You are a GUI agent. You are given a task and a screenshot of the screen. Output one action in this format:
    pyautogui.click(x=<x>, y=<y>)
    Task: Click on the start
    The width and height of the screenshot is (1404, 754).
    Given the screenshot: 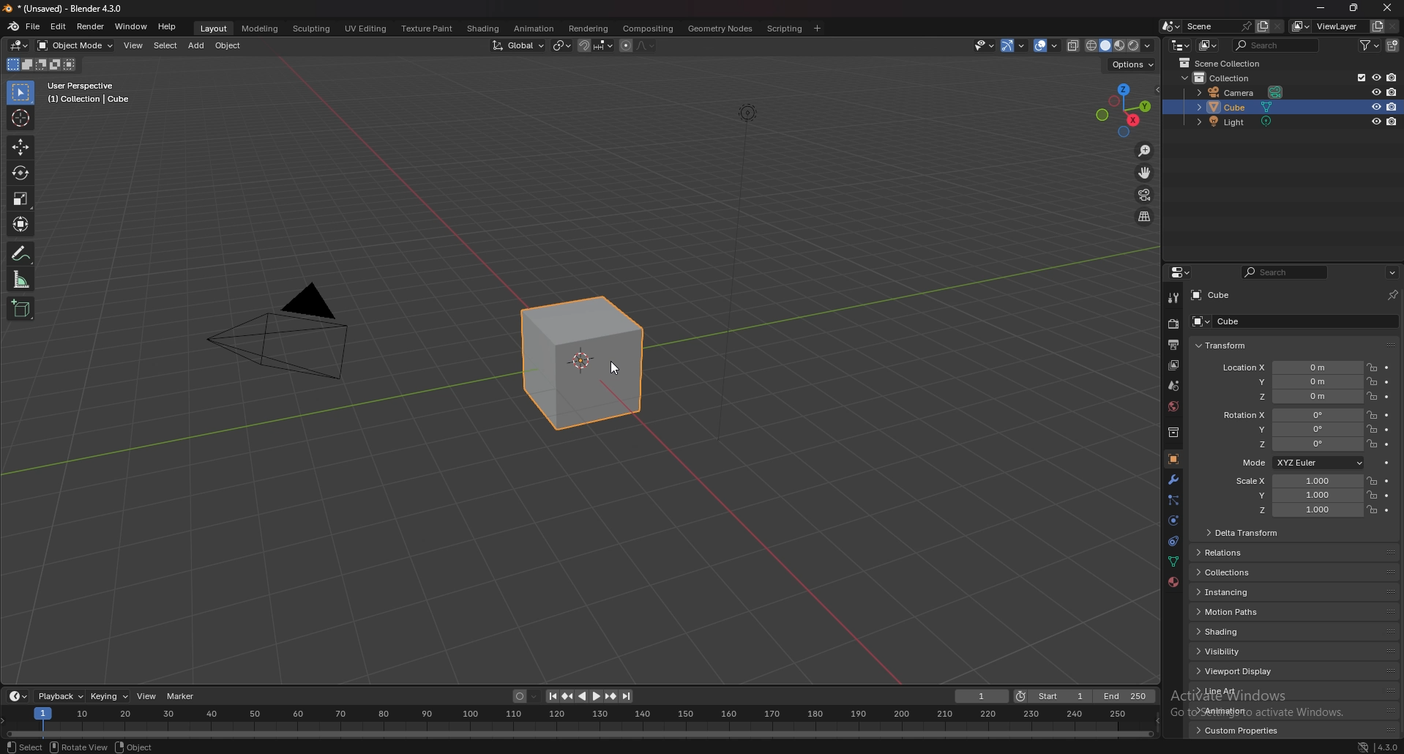 What is the action you would take?
    pyautogui.click(x=1050, y=696)
    